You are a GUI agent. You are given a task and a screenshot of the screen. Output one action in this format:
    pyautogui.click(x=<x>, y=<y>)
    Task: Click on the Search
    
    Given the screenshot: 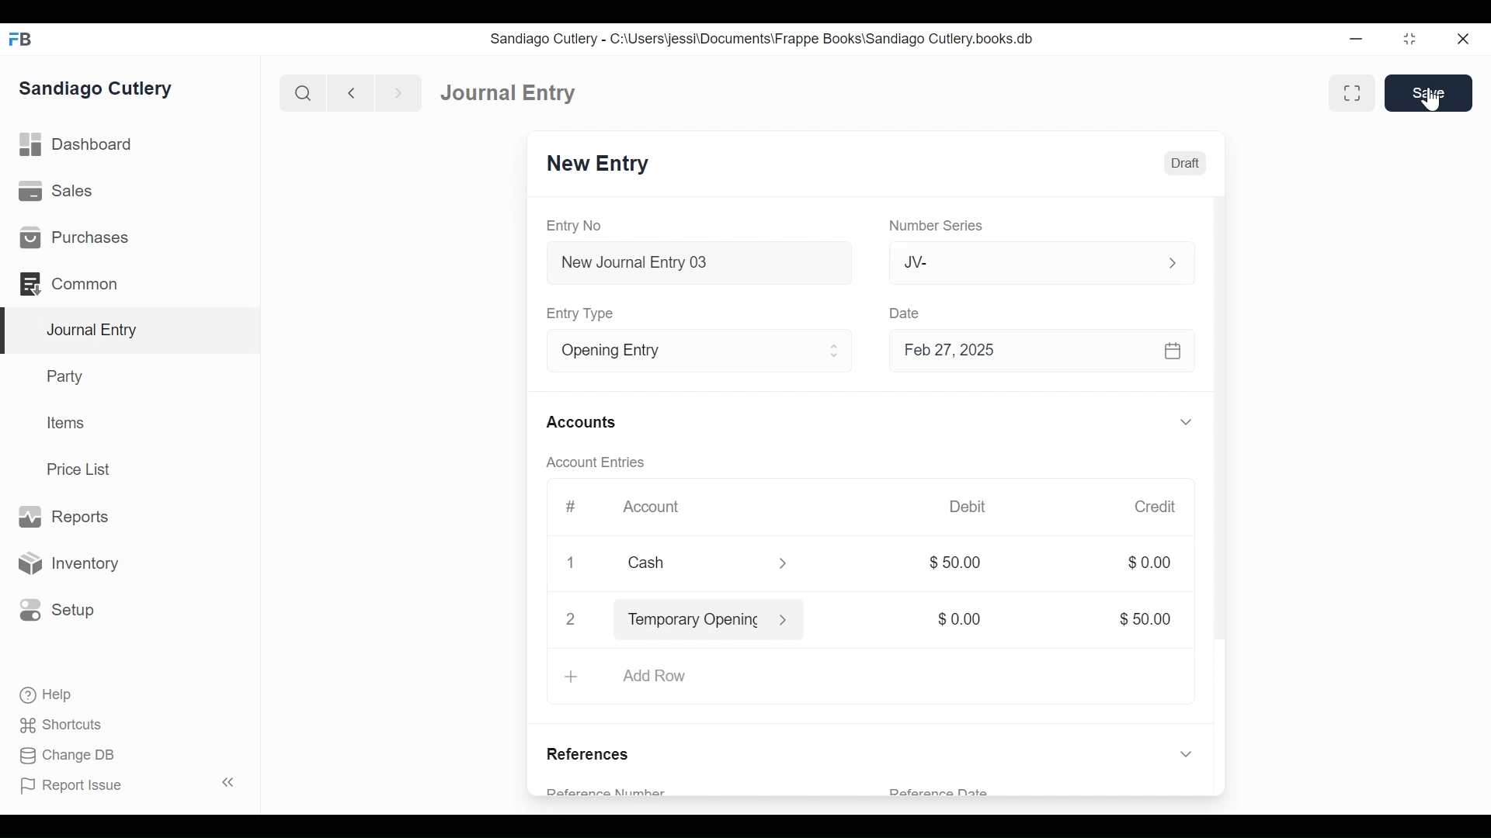 What is the action you would take?
    pyautogui.click(x=301, y=92)
    